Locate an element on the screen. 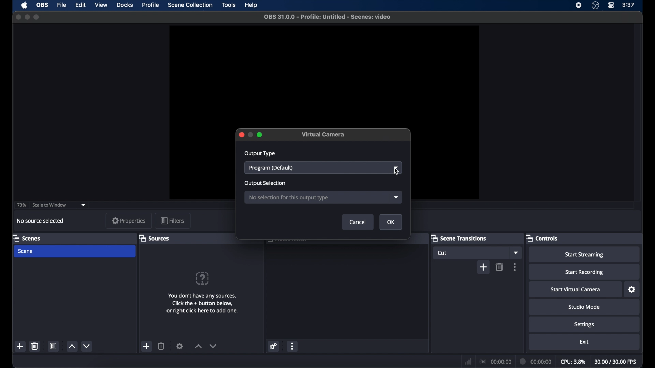  dropdown is located at coordinates (515, 252).